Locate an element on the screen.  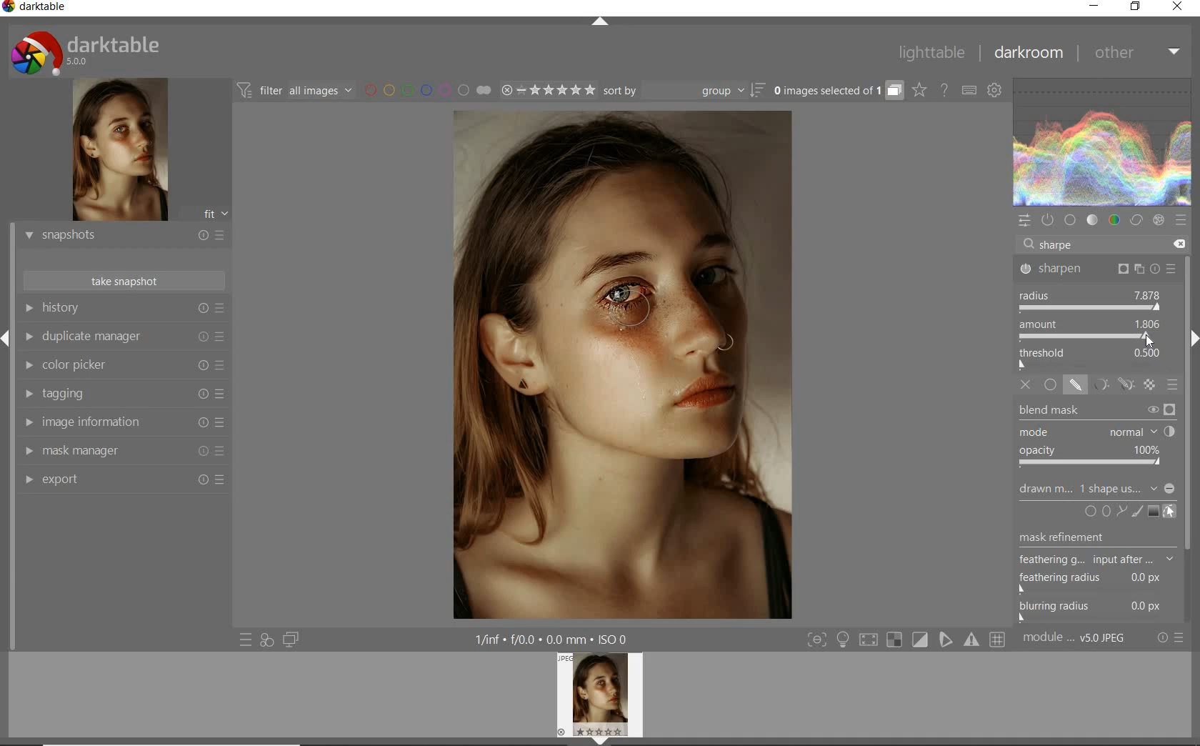
tagging is located at coordinates (121, 394).